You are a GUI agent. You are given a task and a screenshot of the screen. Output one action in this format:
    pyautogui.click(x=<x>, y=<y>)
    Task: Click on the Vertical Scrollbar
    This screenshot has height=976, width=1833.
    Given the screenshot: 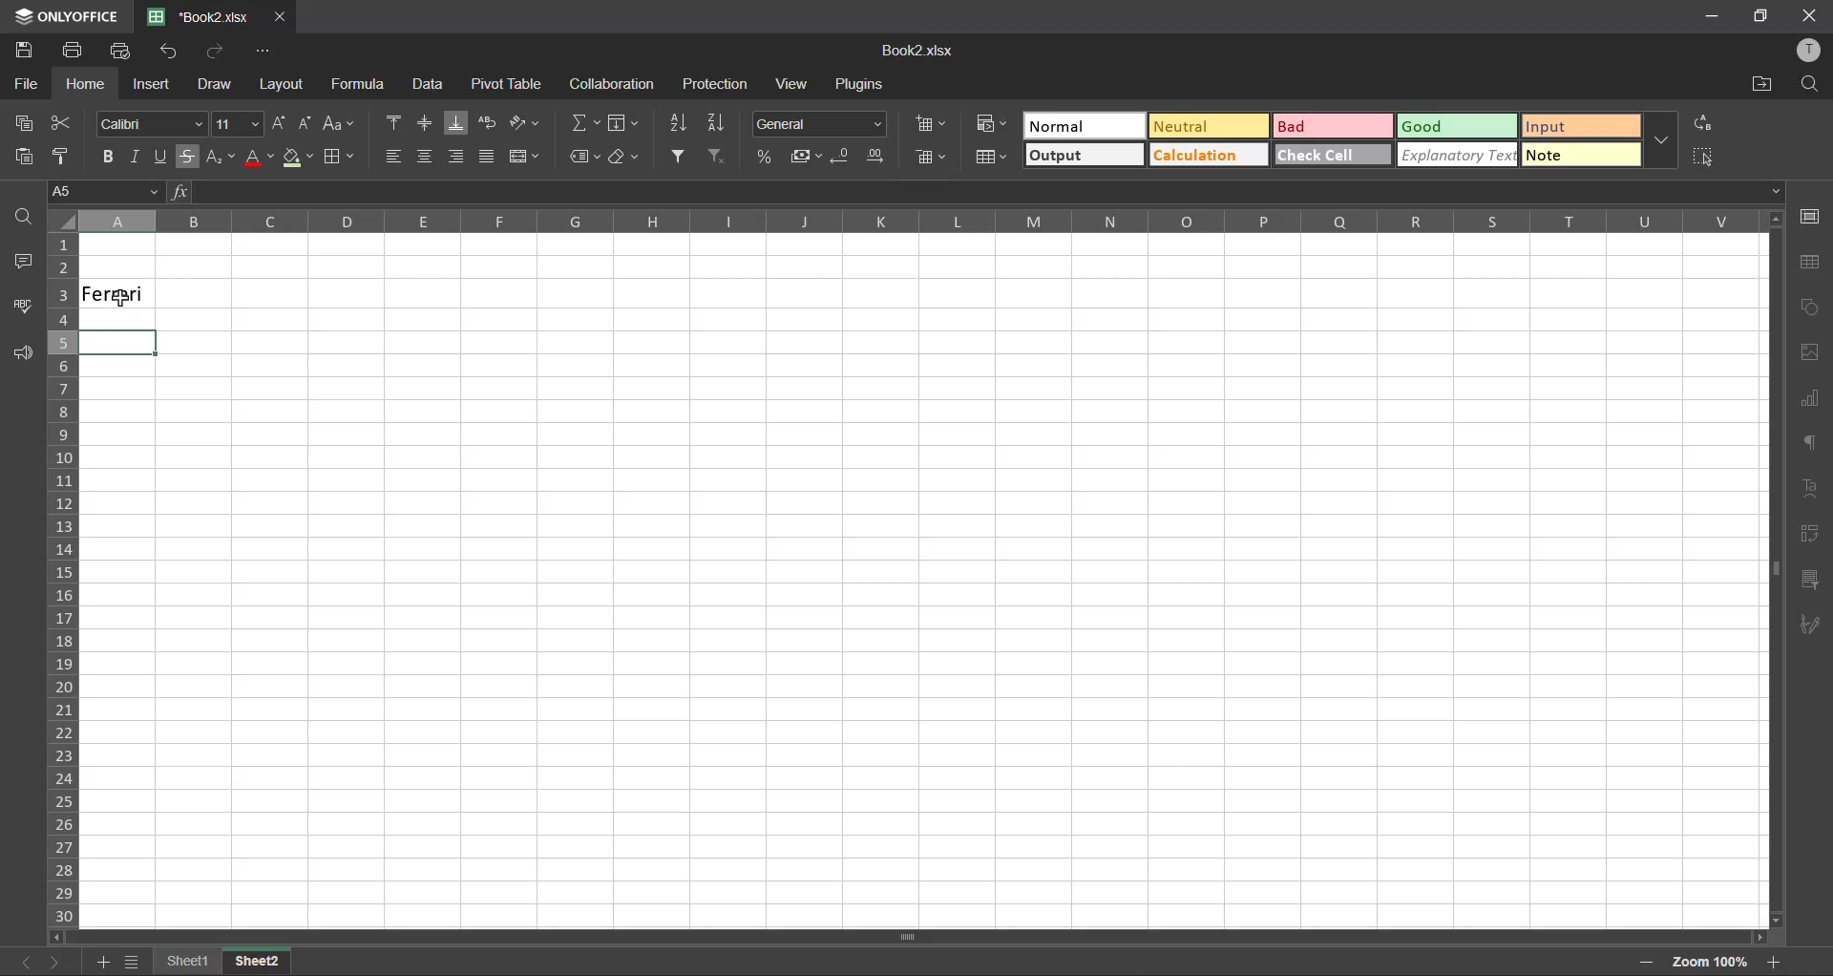 What is the action you would take?
    pyautogui.click(x=866, y=934)
    